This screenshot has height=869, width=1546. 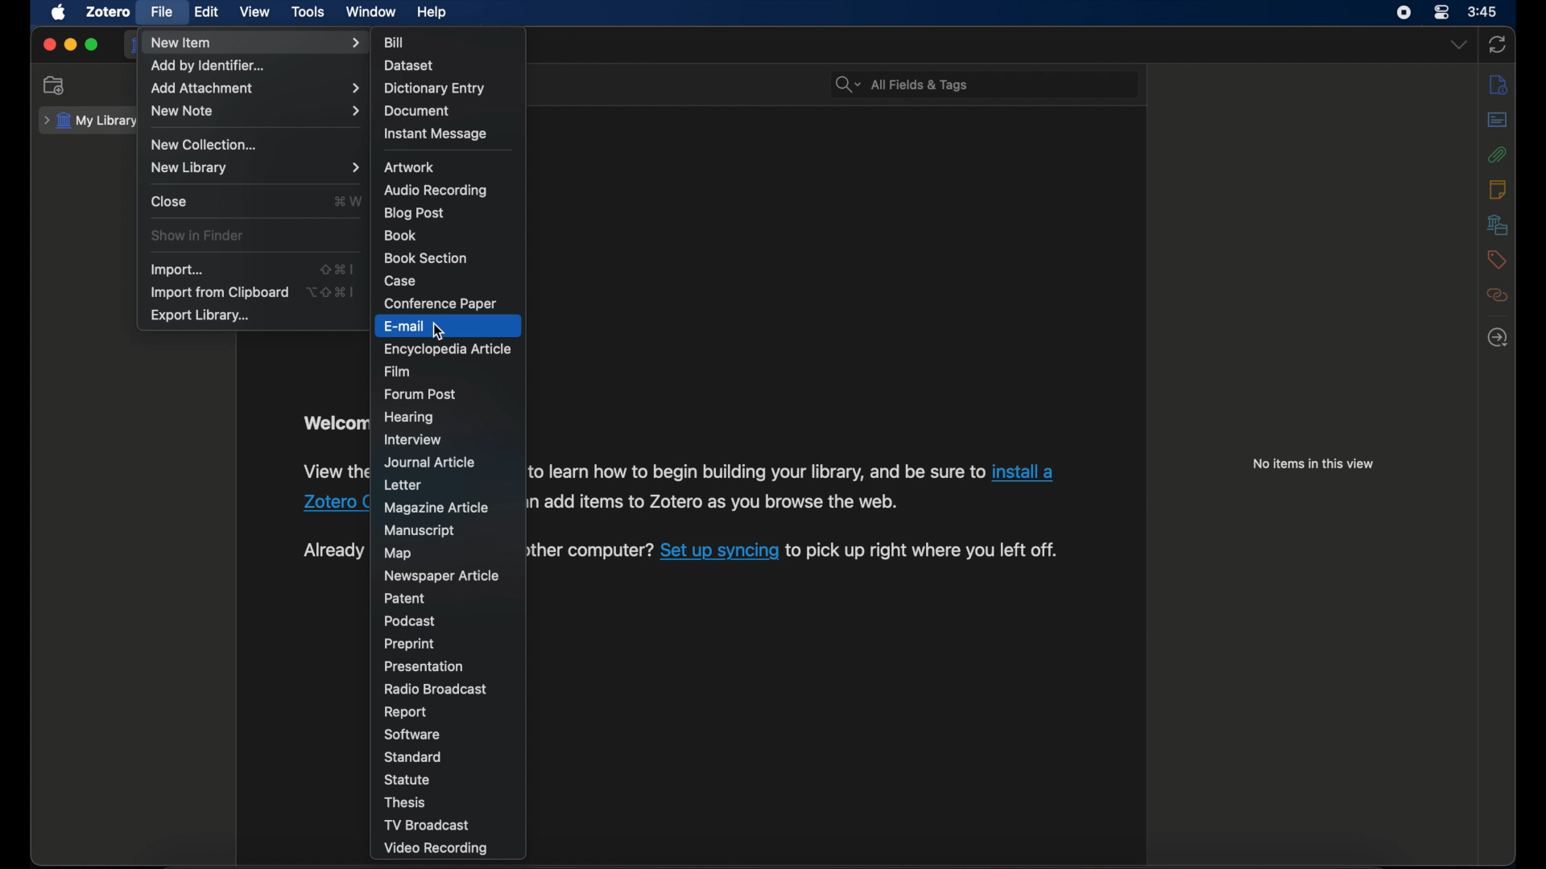 I want to click on radio broadcast, so click(x=438, y=690).